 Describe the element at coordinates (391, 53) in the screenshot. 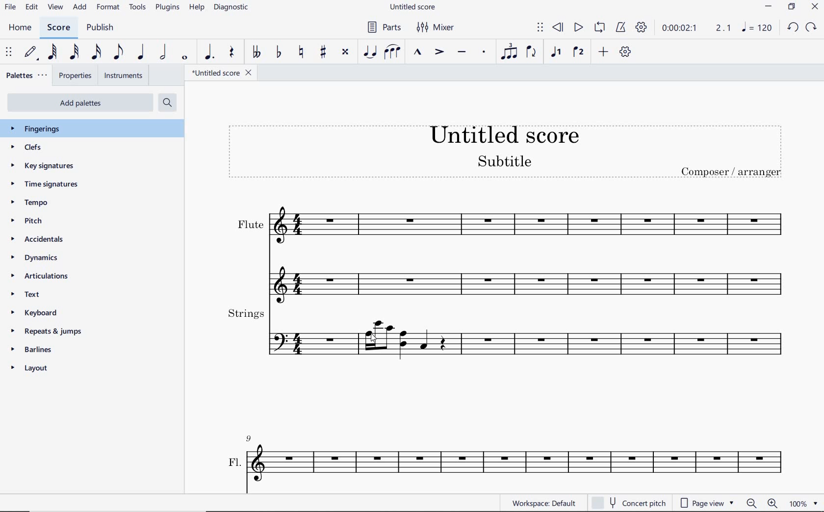

I see `slur` at that location.